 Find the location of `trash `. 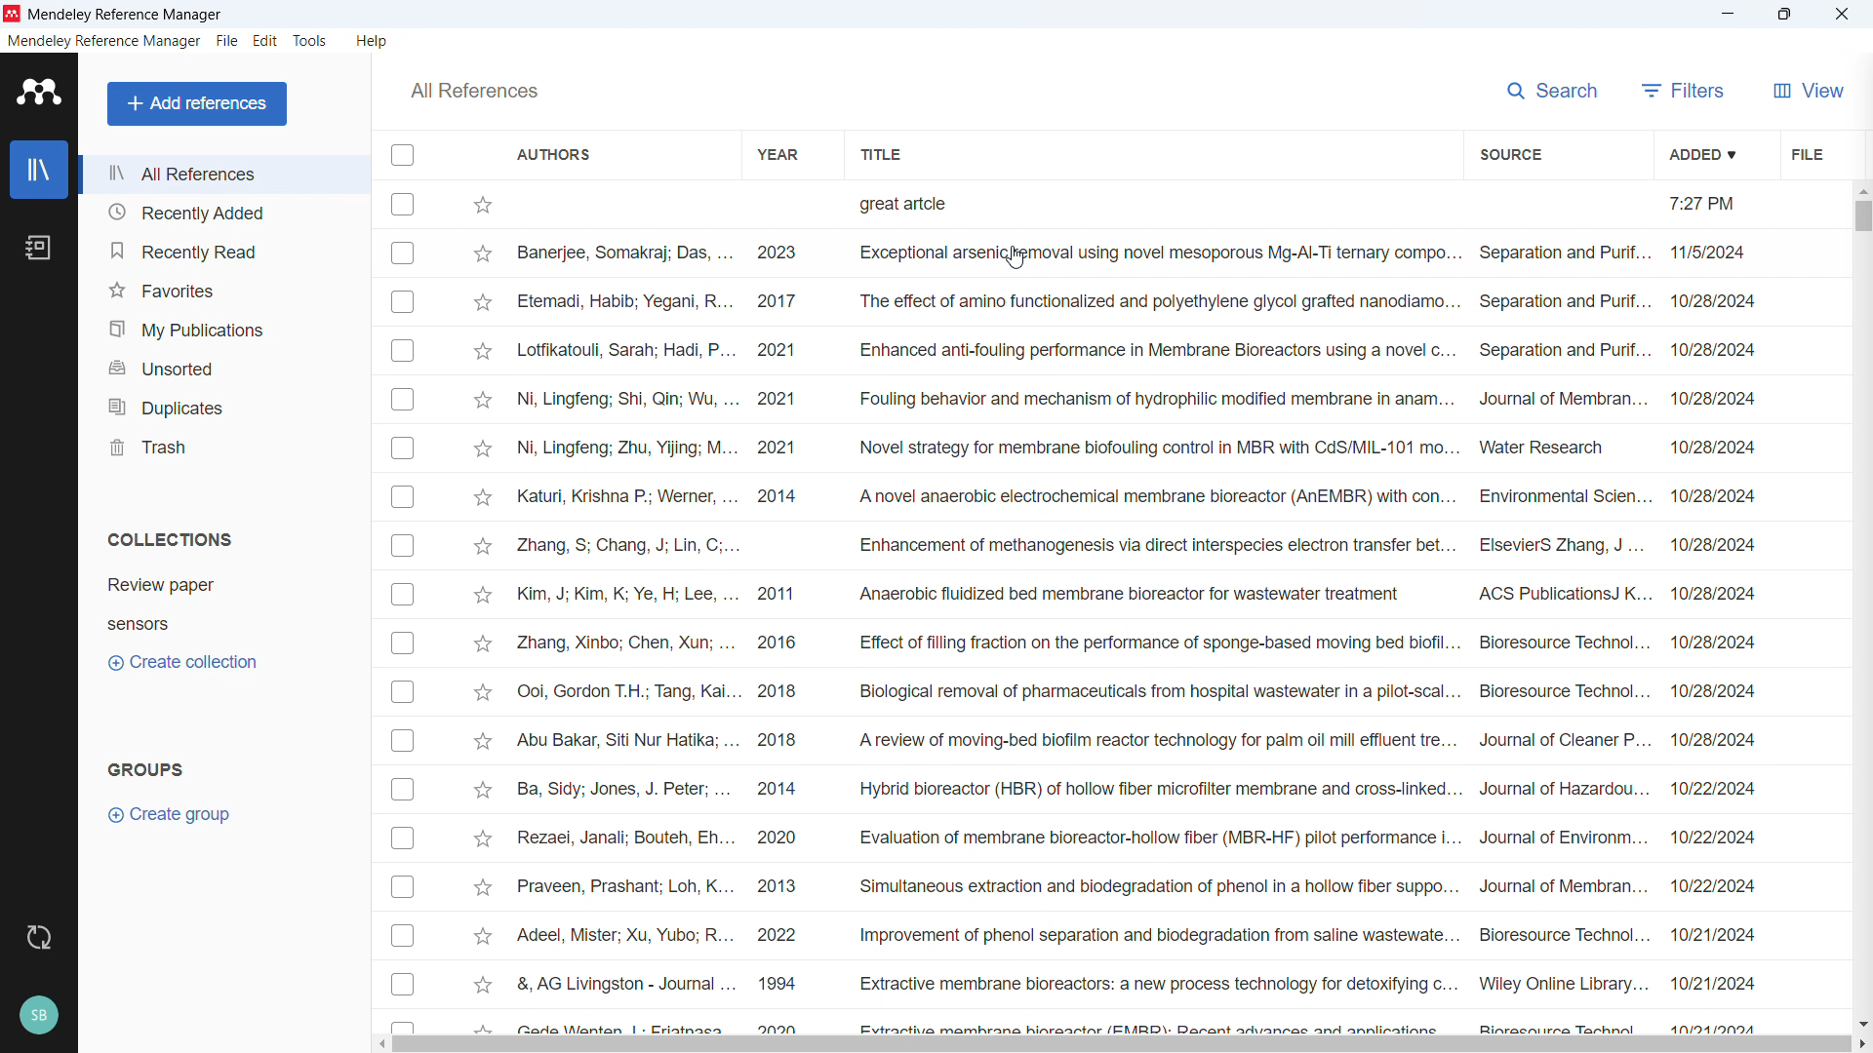

trash  is located at coordinates (222, 447).